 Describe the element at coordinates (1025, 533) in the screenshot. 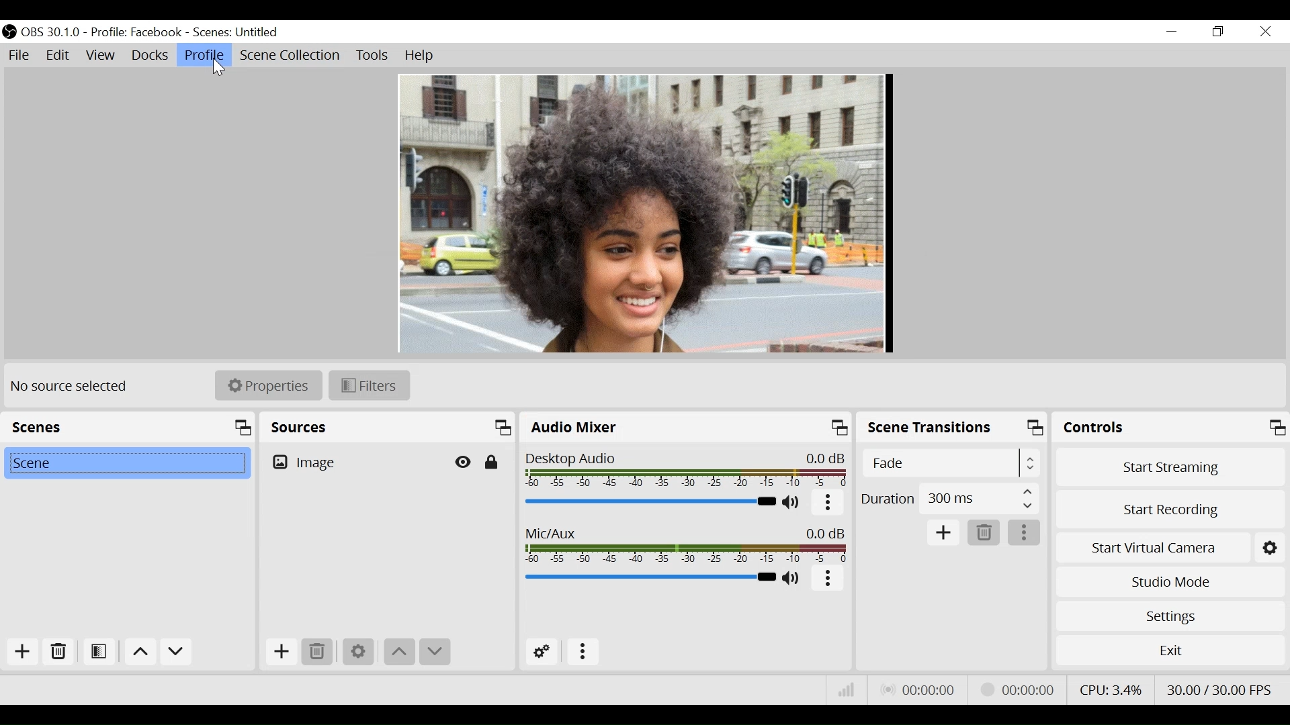

I see `More options` at that location.